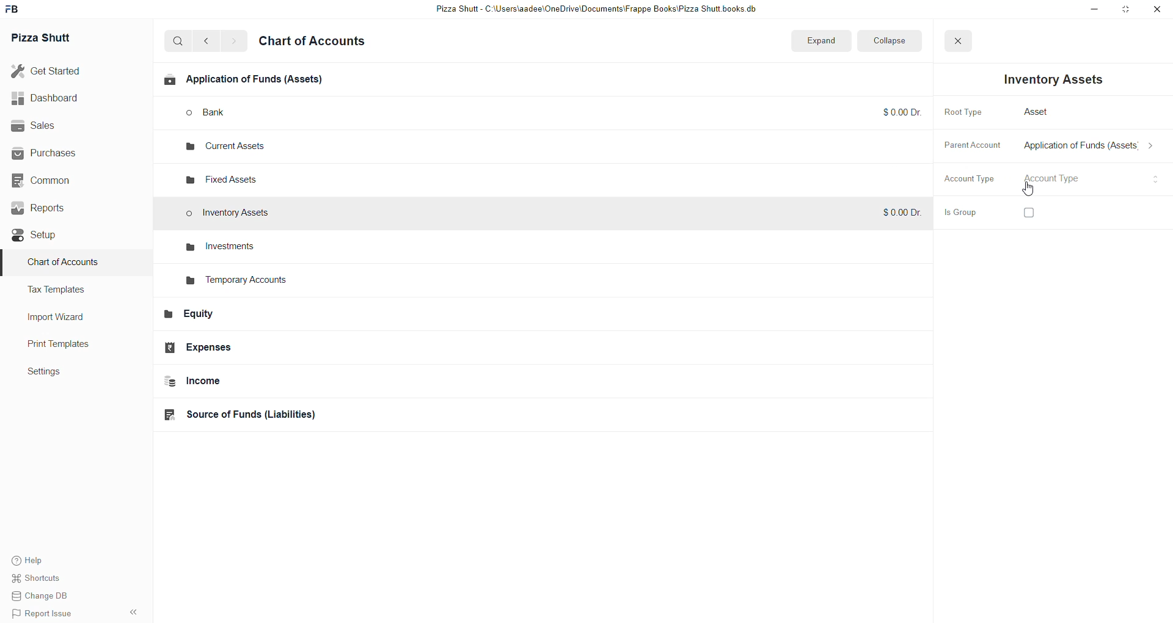 The height and width of the screenshot is (623, 1173). What do you see at coordinates (1062, 180) in the screenshot?
I see `select account type` at bounding box center [1062, 180].